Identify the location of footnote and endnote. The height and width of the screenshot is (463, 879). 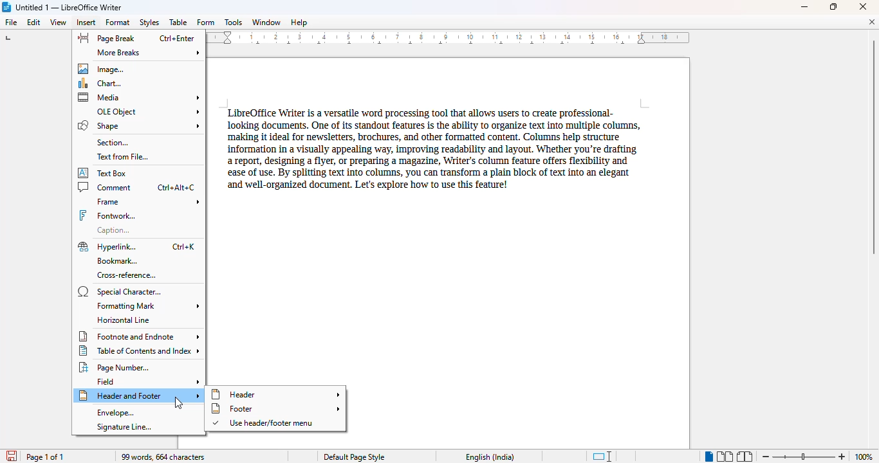
(139, 336).